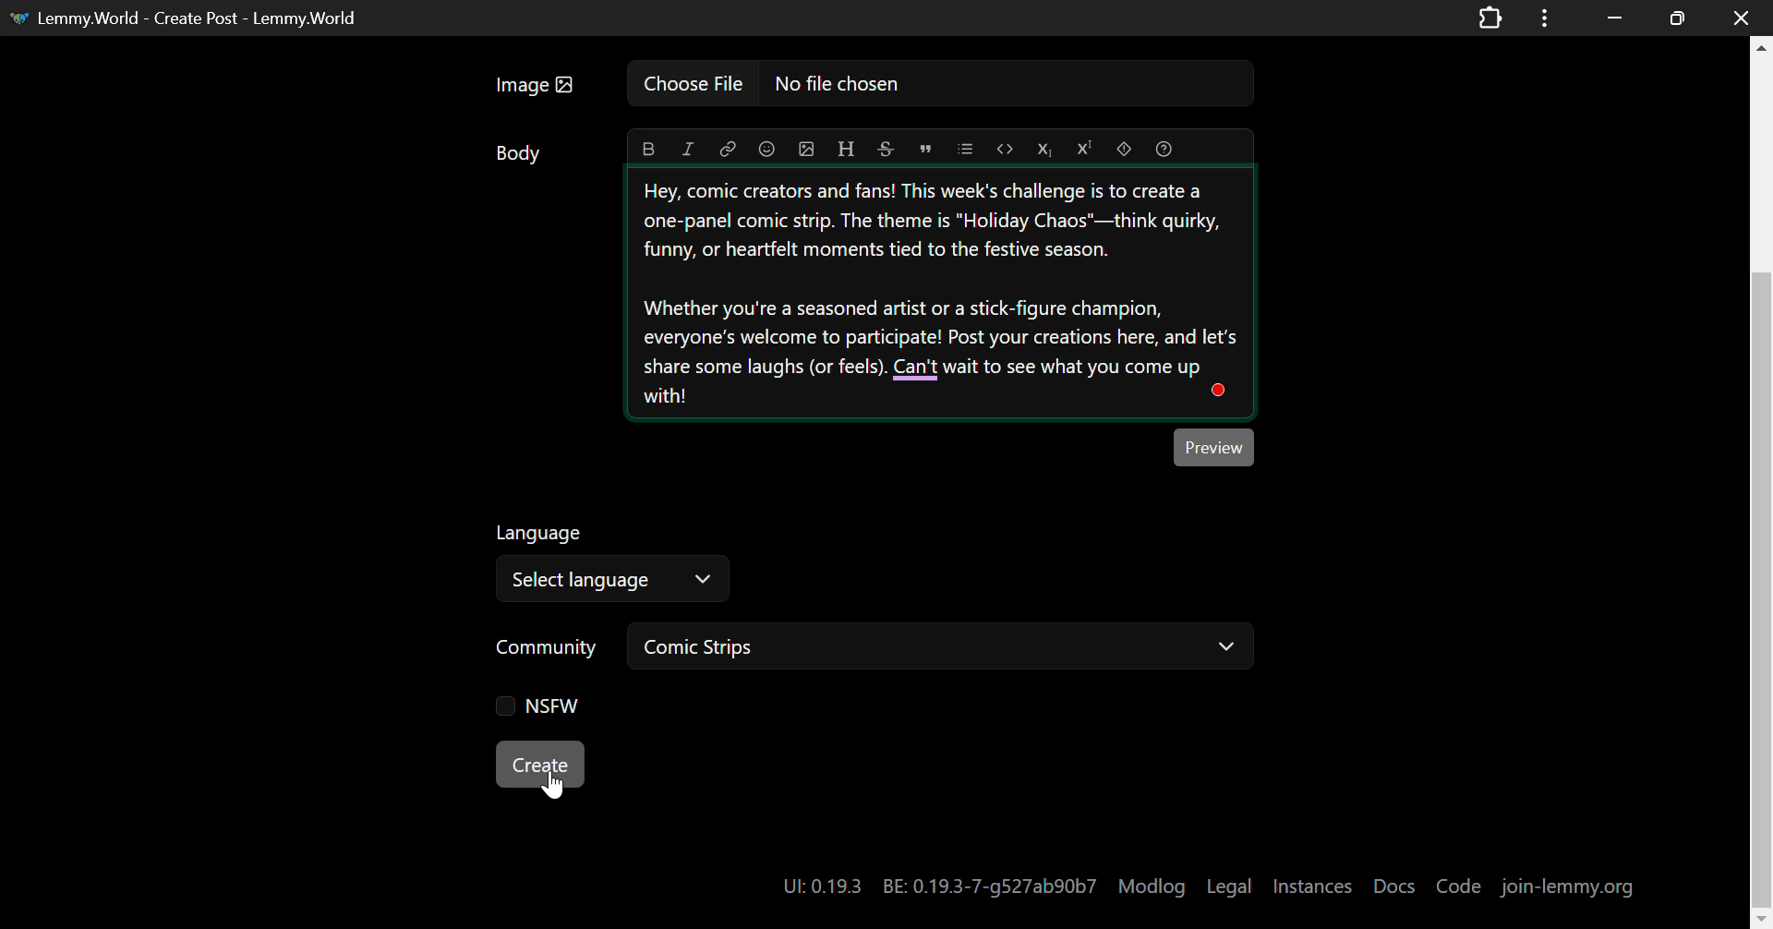 Image resolution: width=1773 pixels, height=929 pixels. I want to click on header, so click(844, 150).